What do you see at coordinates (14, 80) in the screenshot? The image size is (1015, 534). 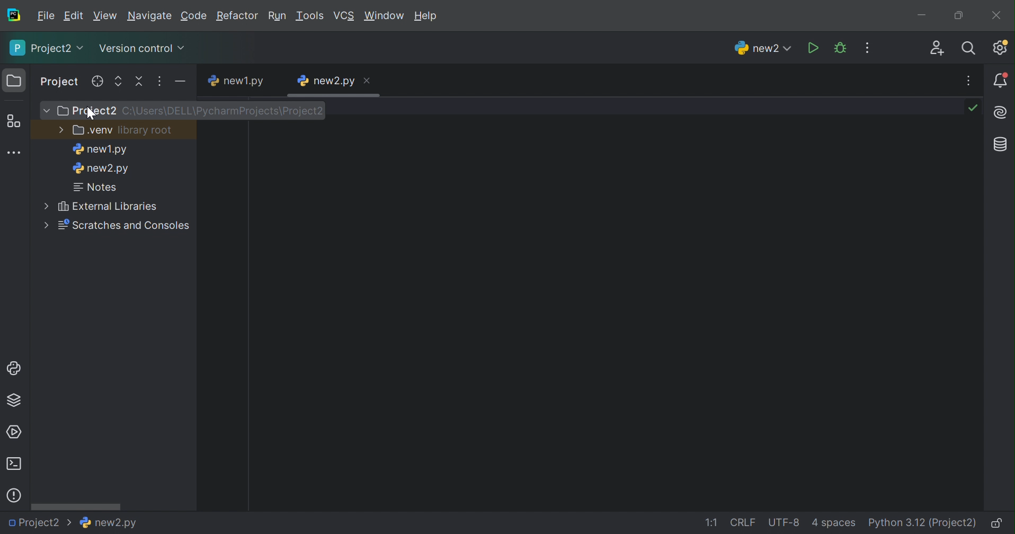 I see `Folder icon` at bounding box center [14, 80].